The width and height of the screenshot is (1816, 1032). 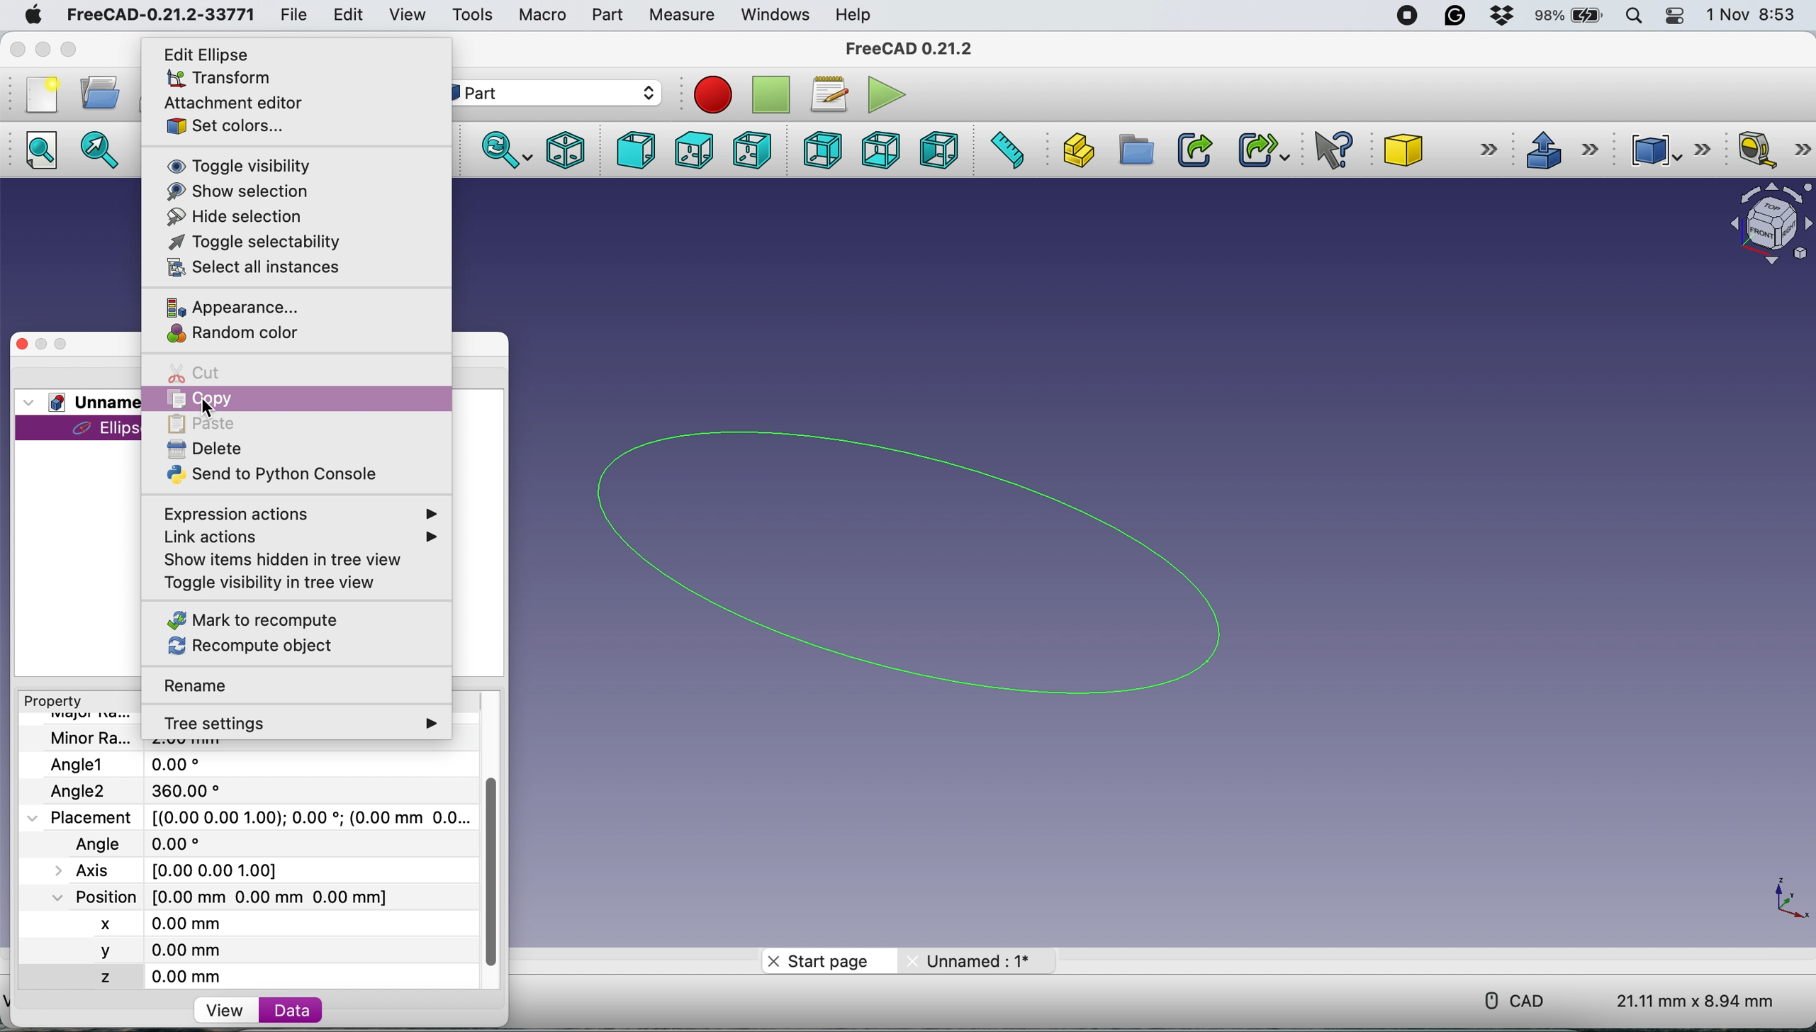 I want to click on fit all, so click(x=41, y=150).